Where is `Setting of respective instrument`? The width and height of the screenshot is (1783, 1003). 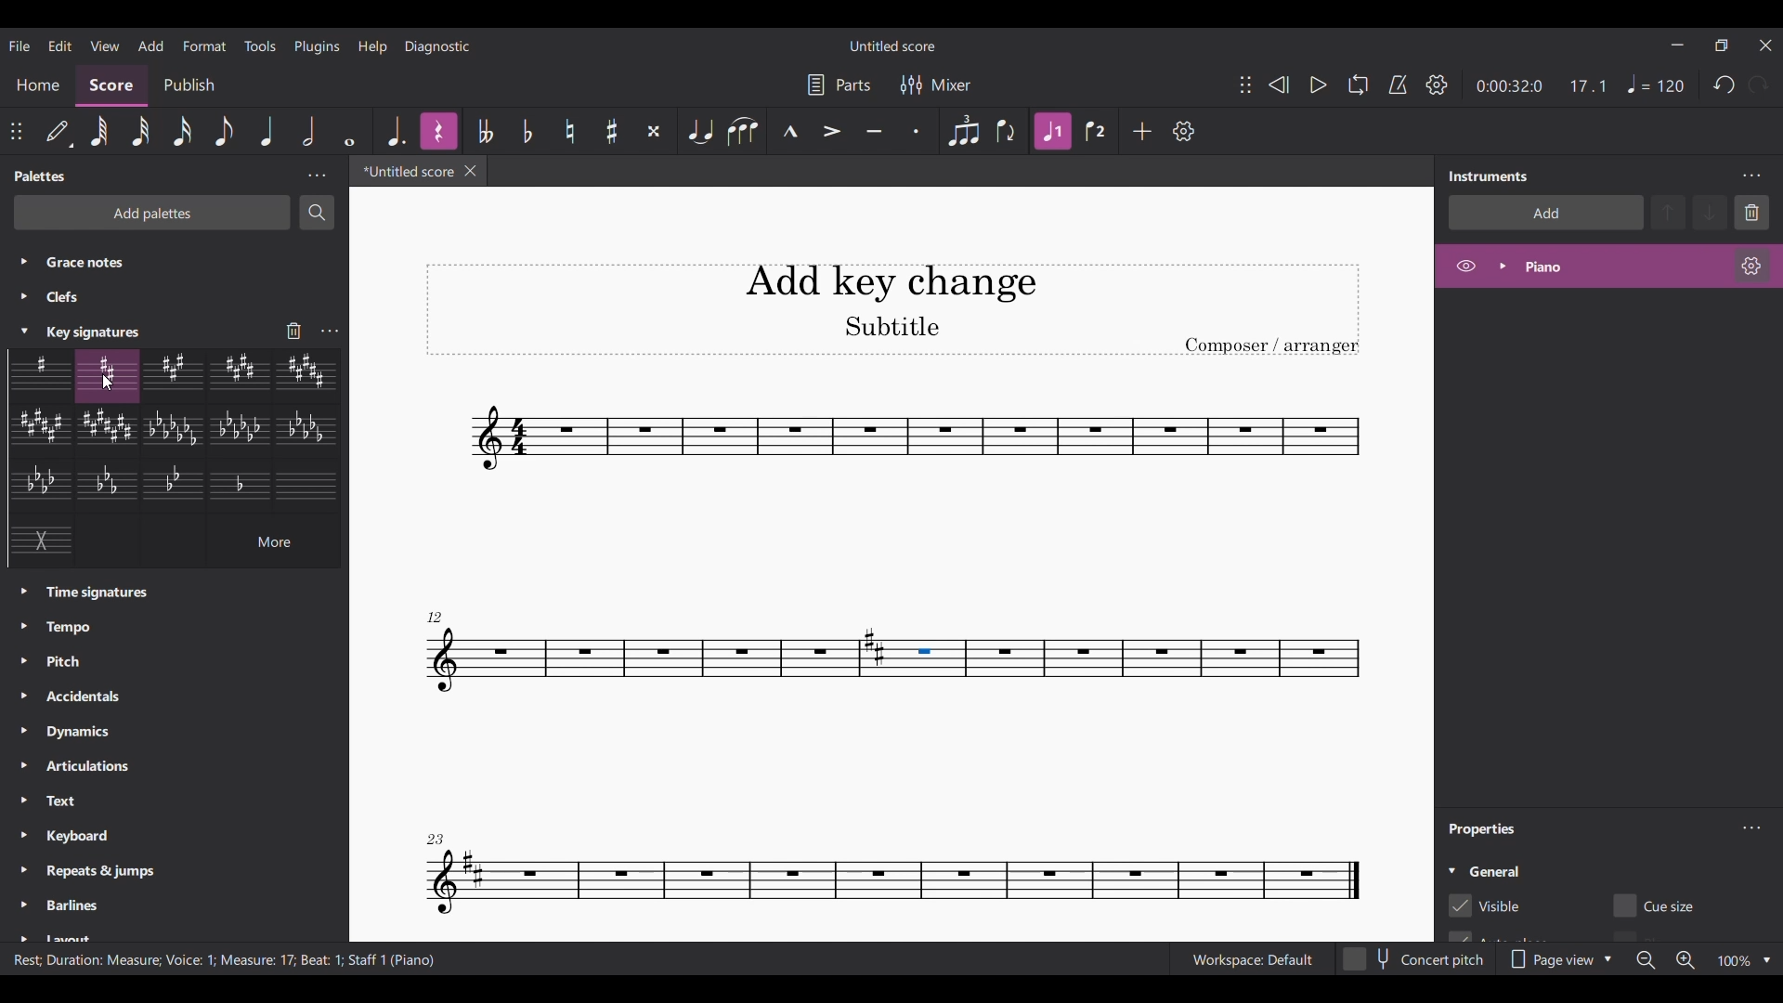 Setting of respective instrument is located at coordinates (1750, 266).